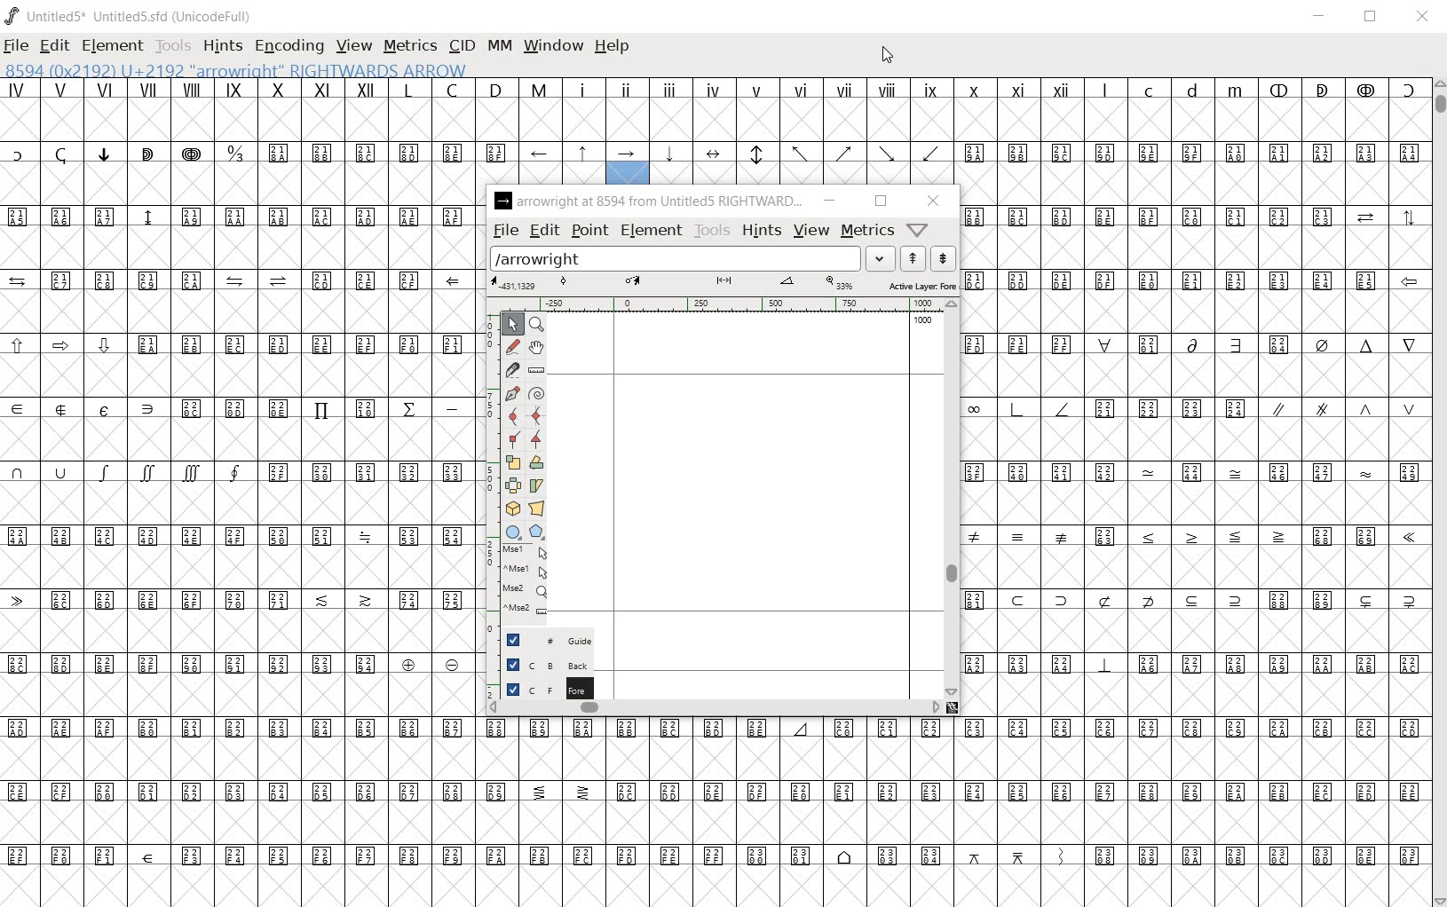  What do you see at coordinates (538, 464) in the screenshot?
I see `rotate the selection` at bounding box center [538, 464].